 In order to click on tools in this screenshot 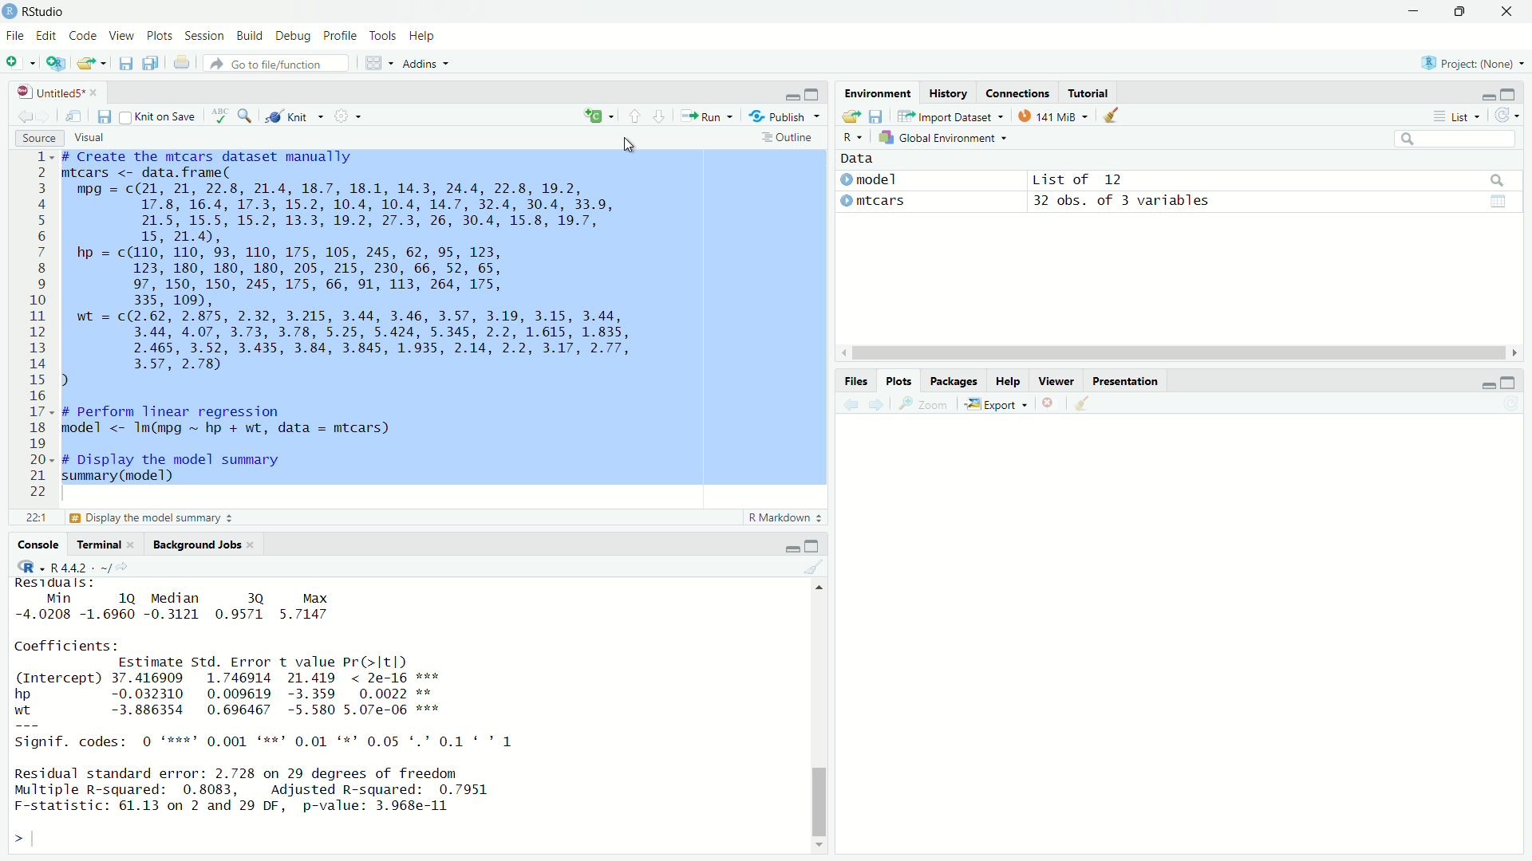, I will do `click(381, 35)`.